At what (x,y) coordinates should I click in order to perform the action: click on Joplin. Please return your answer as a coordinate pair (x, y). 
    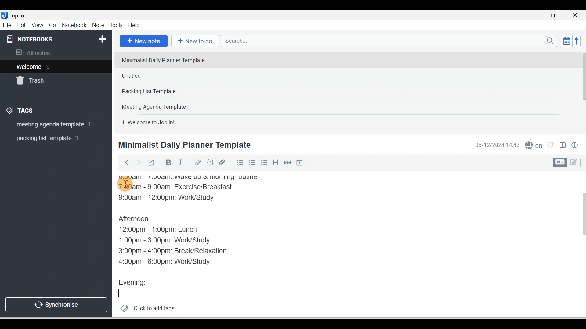
    Looking at the image, I should click on (19, 15).